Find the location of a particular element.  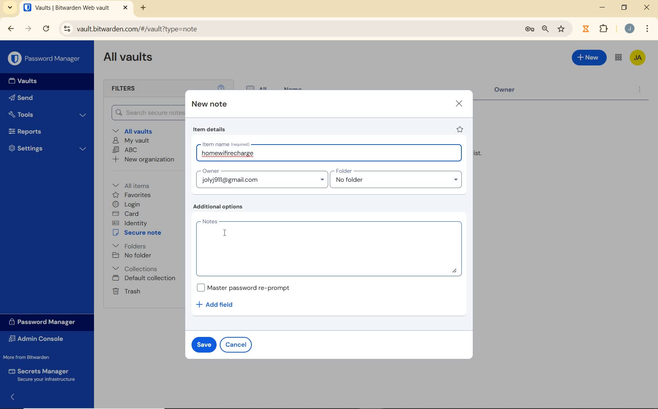

Reports is located at coordinates (45, 130).